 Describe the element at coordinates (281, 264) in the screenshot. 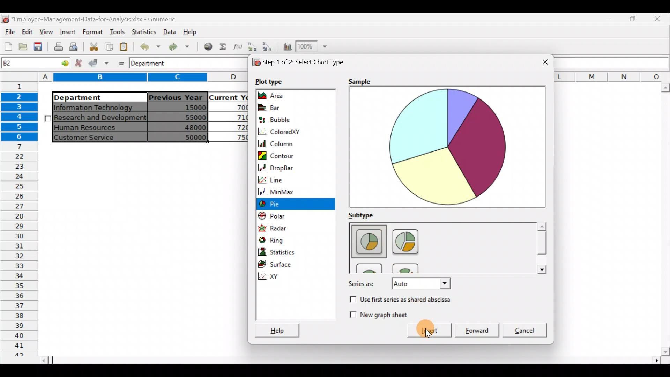

I see `Surface` at that location.